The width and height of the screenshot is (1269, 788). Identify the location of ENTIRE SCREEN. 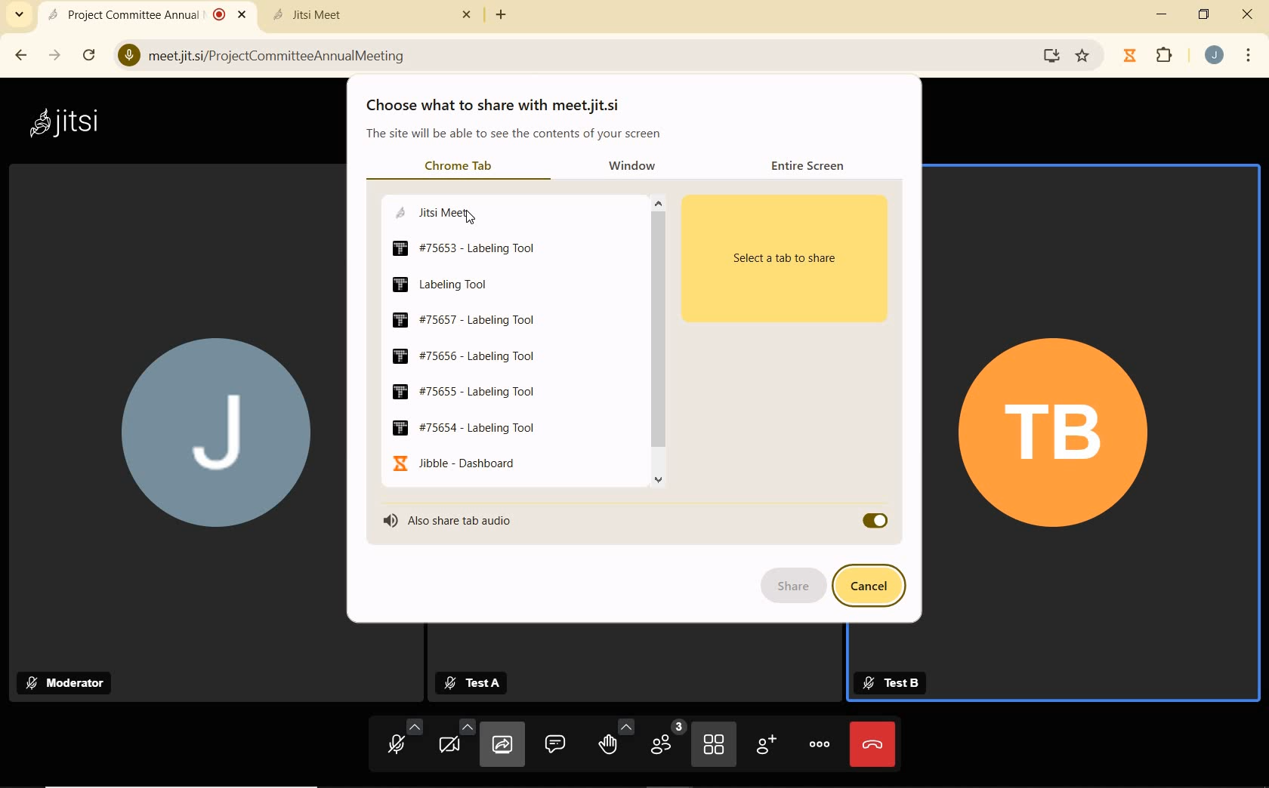
(813, 165).